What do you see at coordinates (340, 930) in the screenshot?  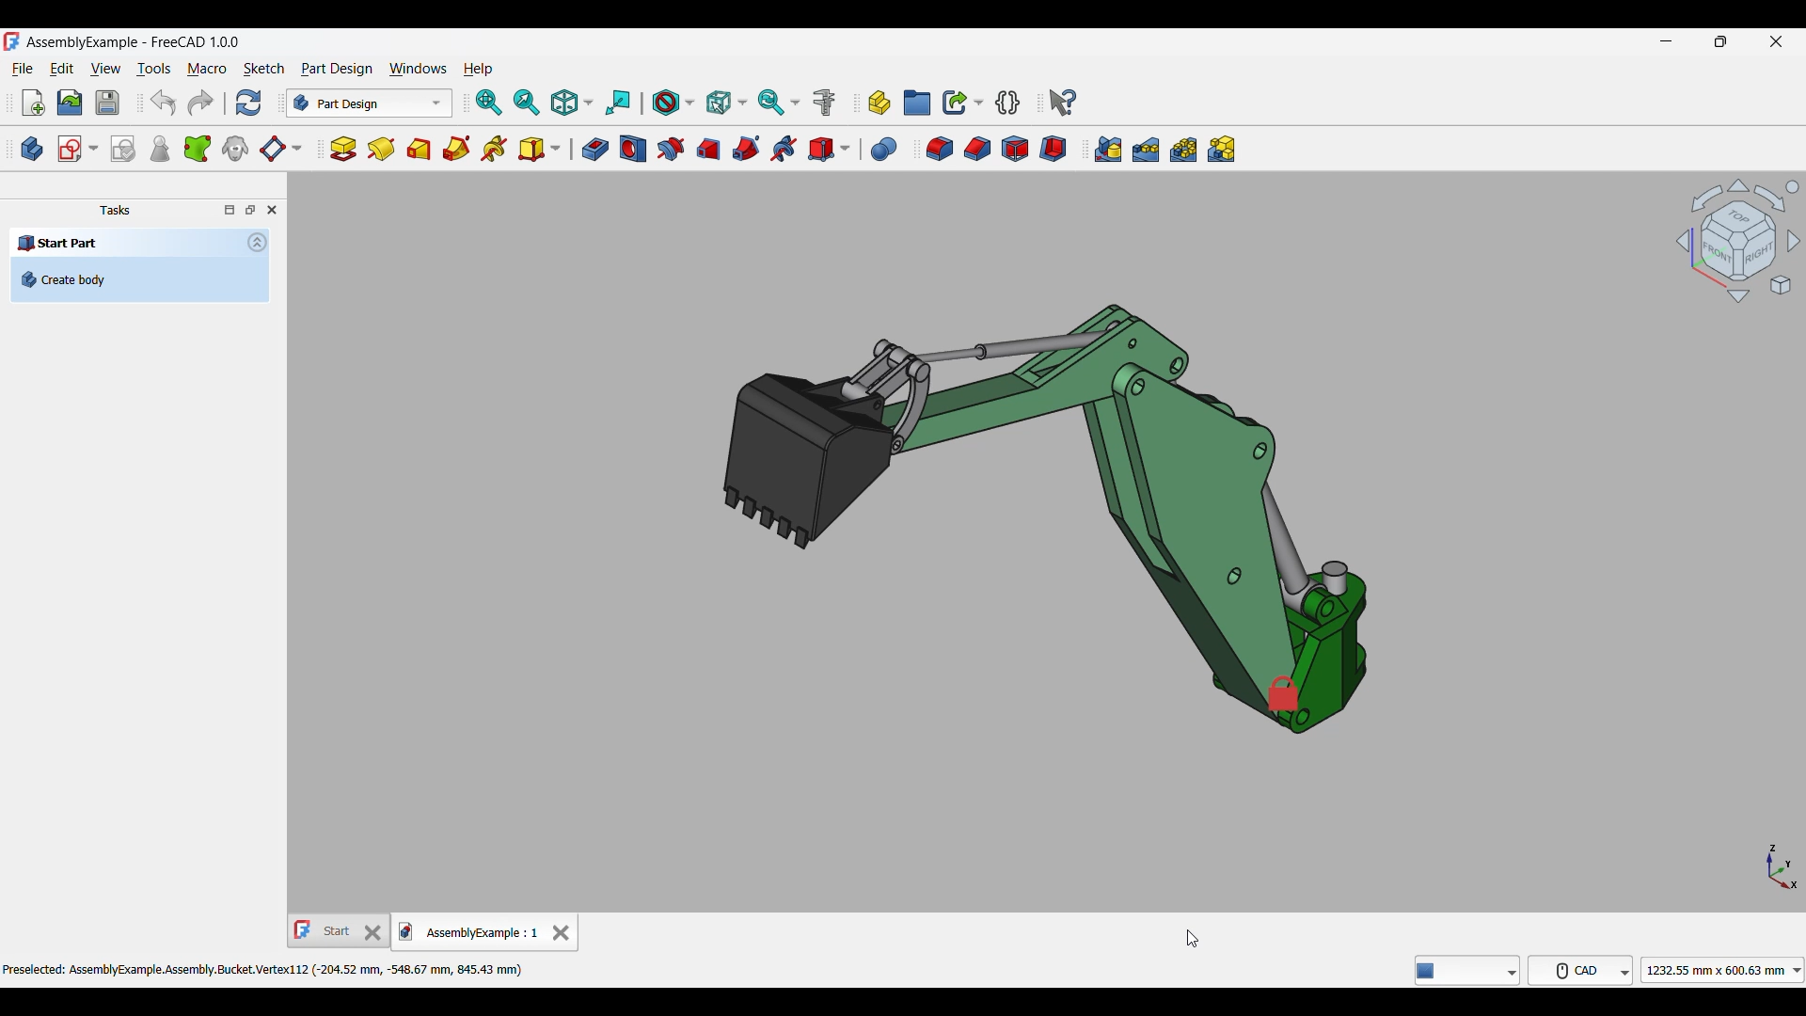 I see `Other tab` at bounding box center [340, 930].